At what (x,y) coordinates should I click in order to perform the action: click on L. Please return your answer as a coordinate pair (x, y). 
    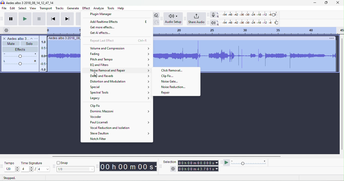
    Looking at the image, I should click on (218, 13).